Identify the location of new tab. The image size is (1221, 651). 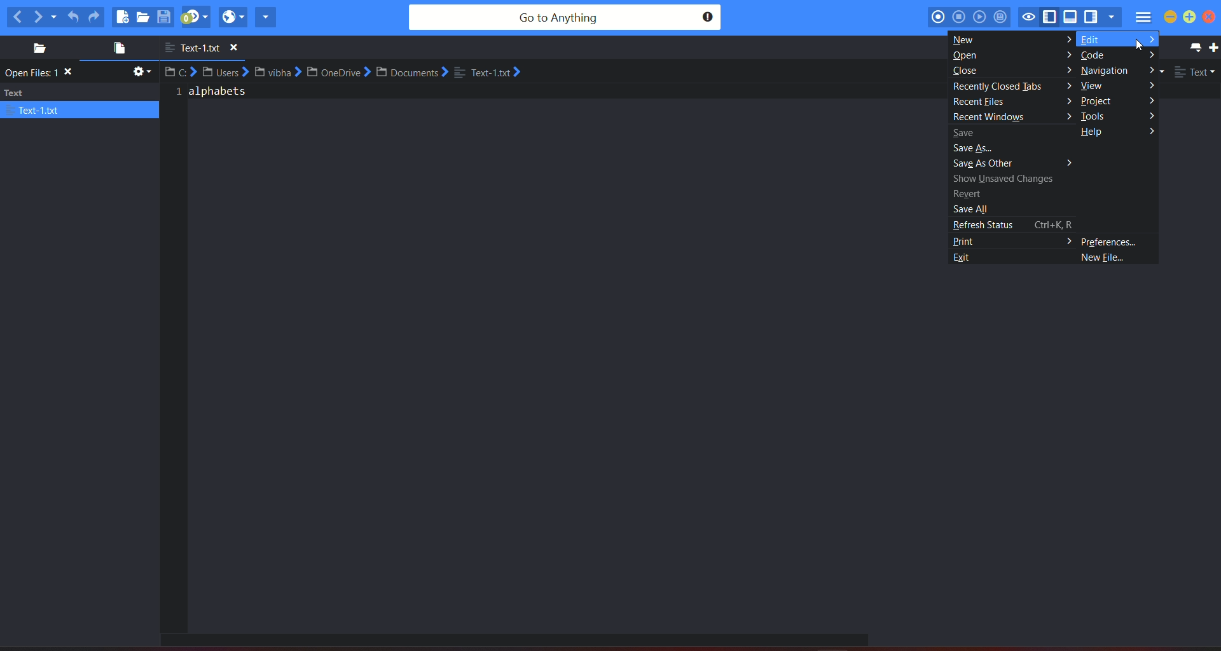
(1213, 48).